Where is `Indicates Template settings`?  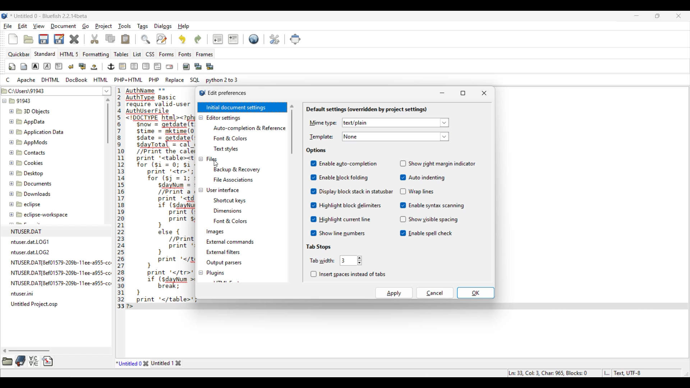 Indicates Template settings is located at coordinates (322, 137).